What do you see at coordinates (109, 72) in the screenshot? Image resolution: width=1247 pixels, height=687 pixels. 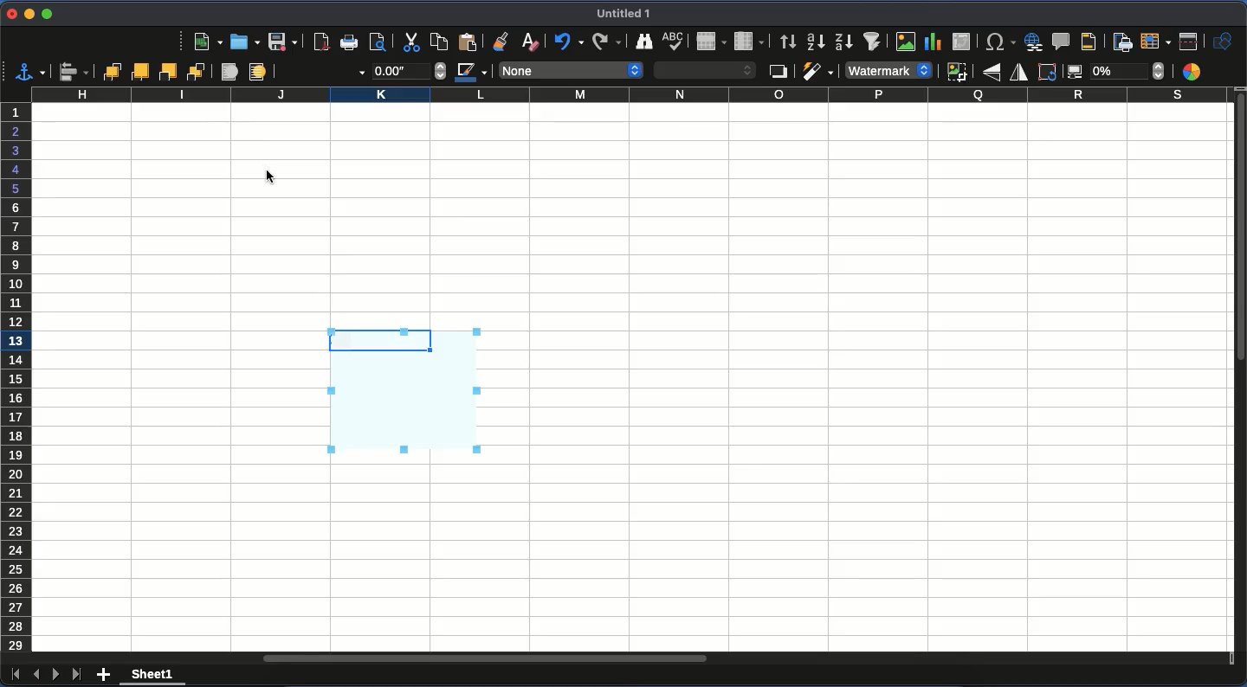 I see `bring to front` at bounding box center [109, 72].